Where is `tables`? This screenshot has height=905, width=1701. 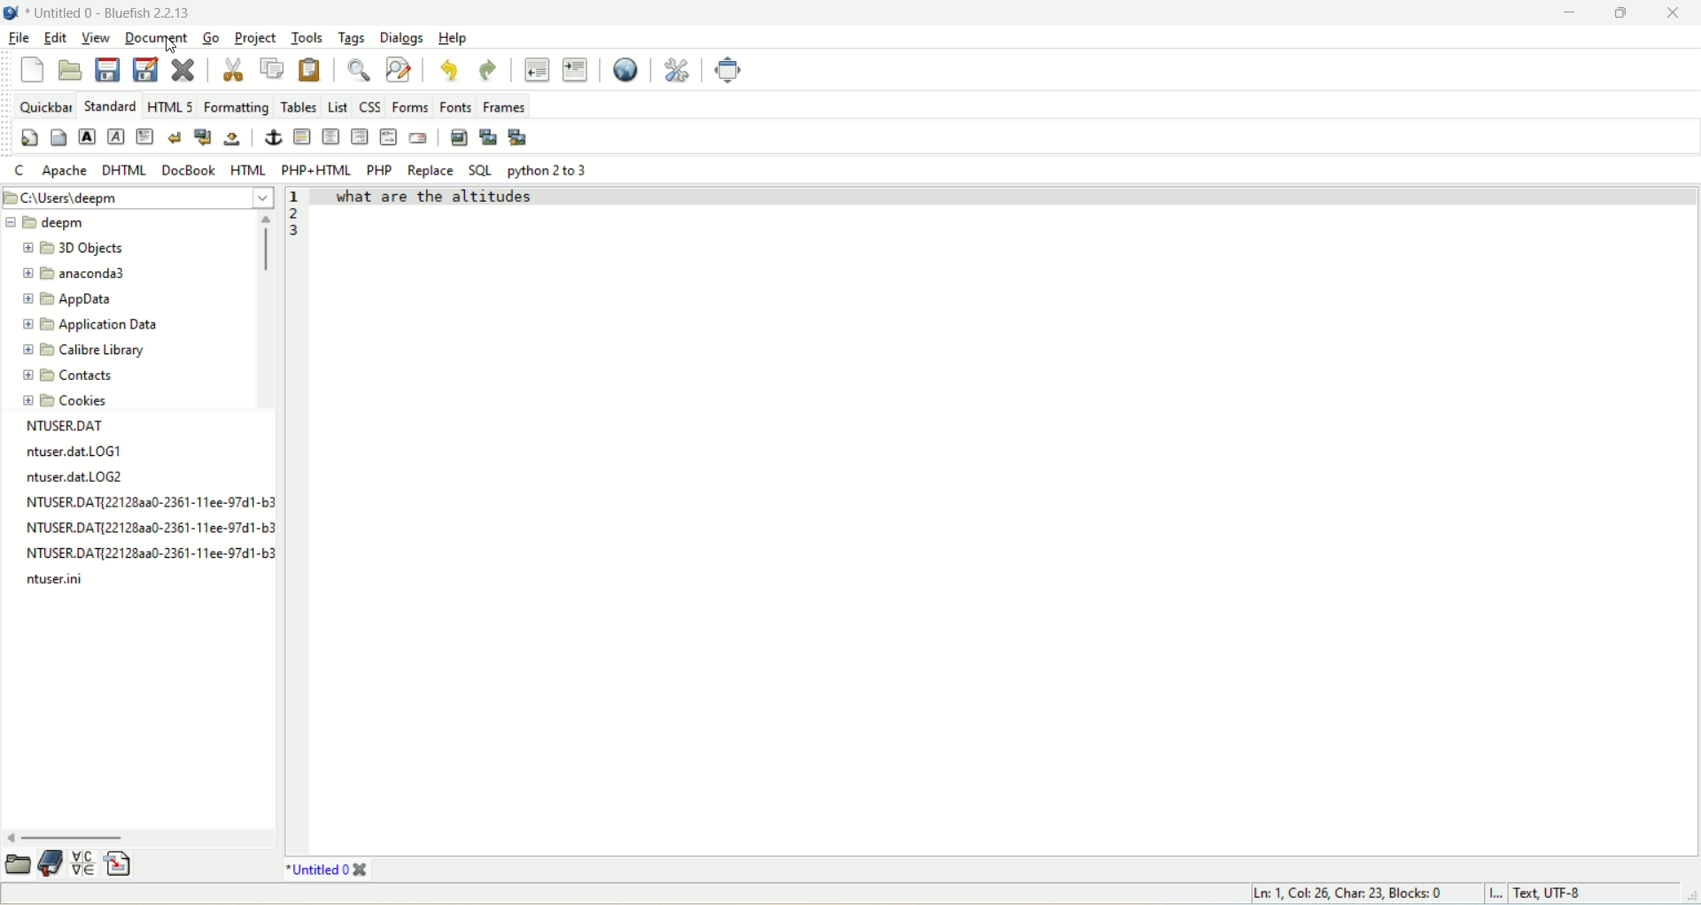 tables is located at coordinates (299, 106).